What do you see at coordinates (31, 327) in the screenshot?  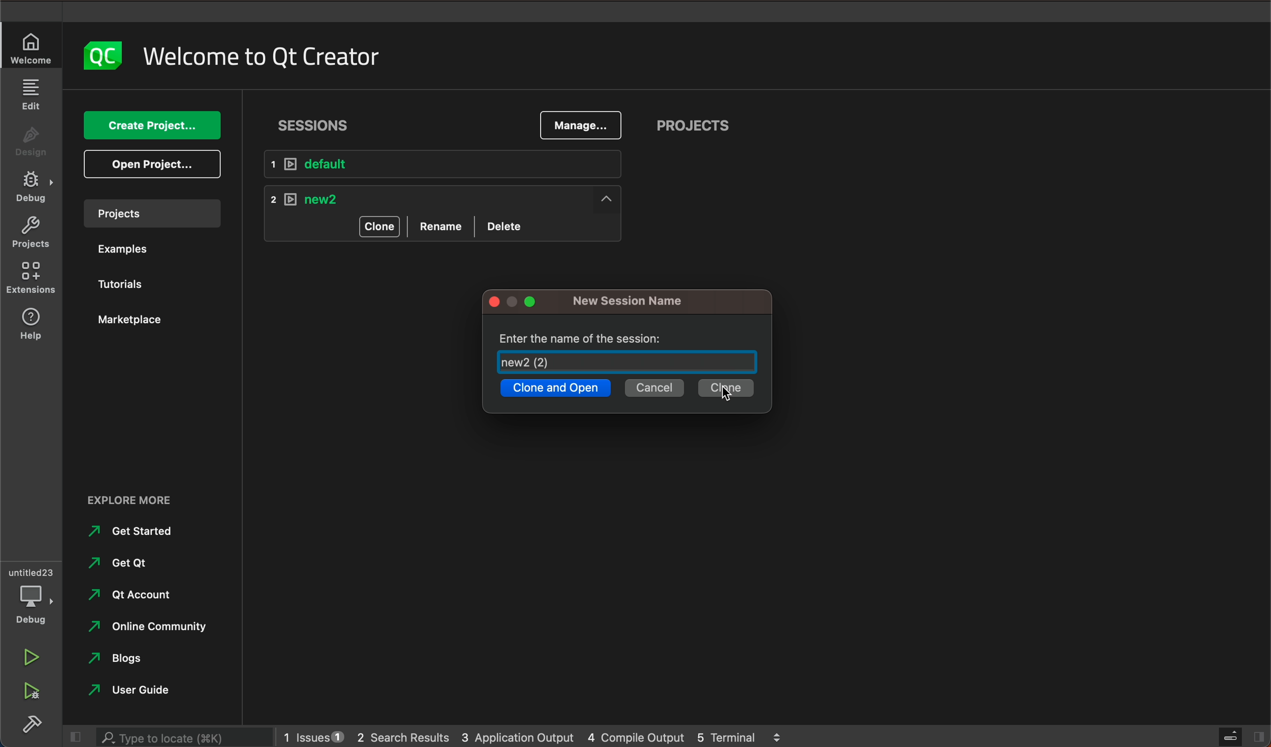 I see `help` at bounding box center [31, 327].